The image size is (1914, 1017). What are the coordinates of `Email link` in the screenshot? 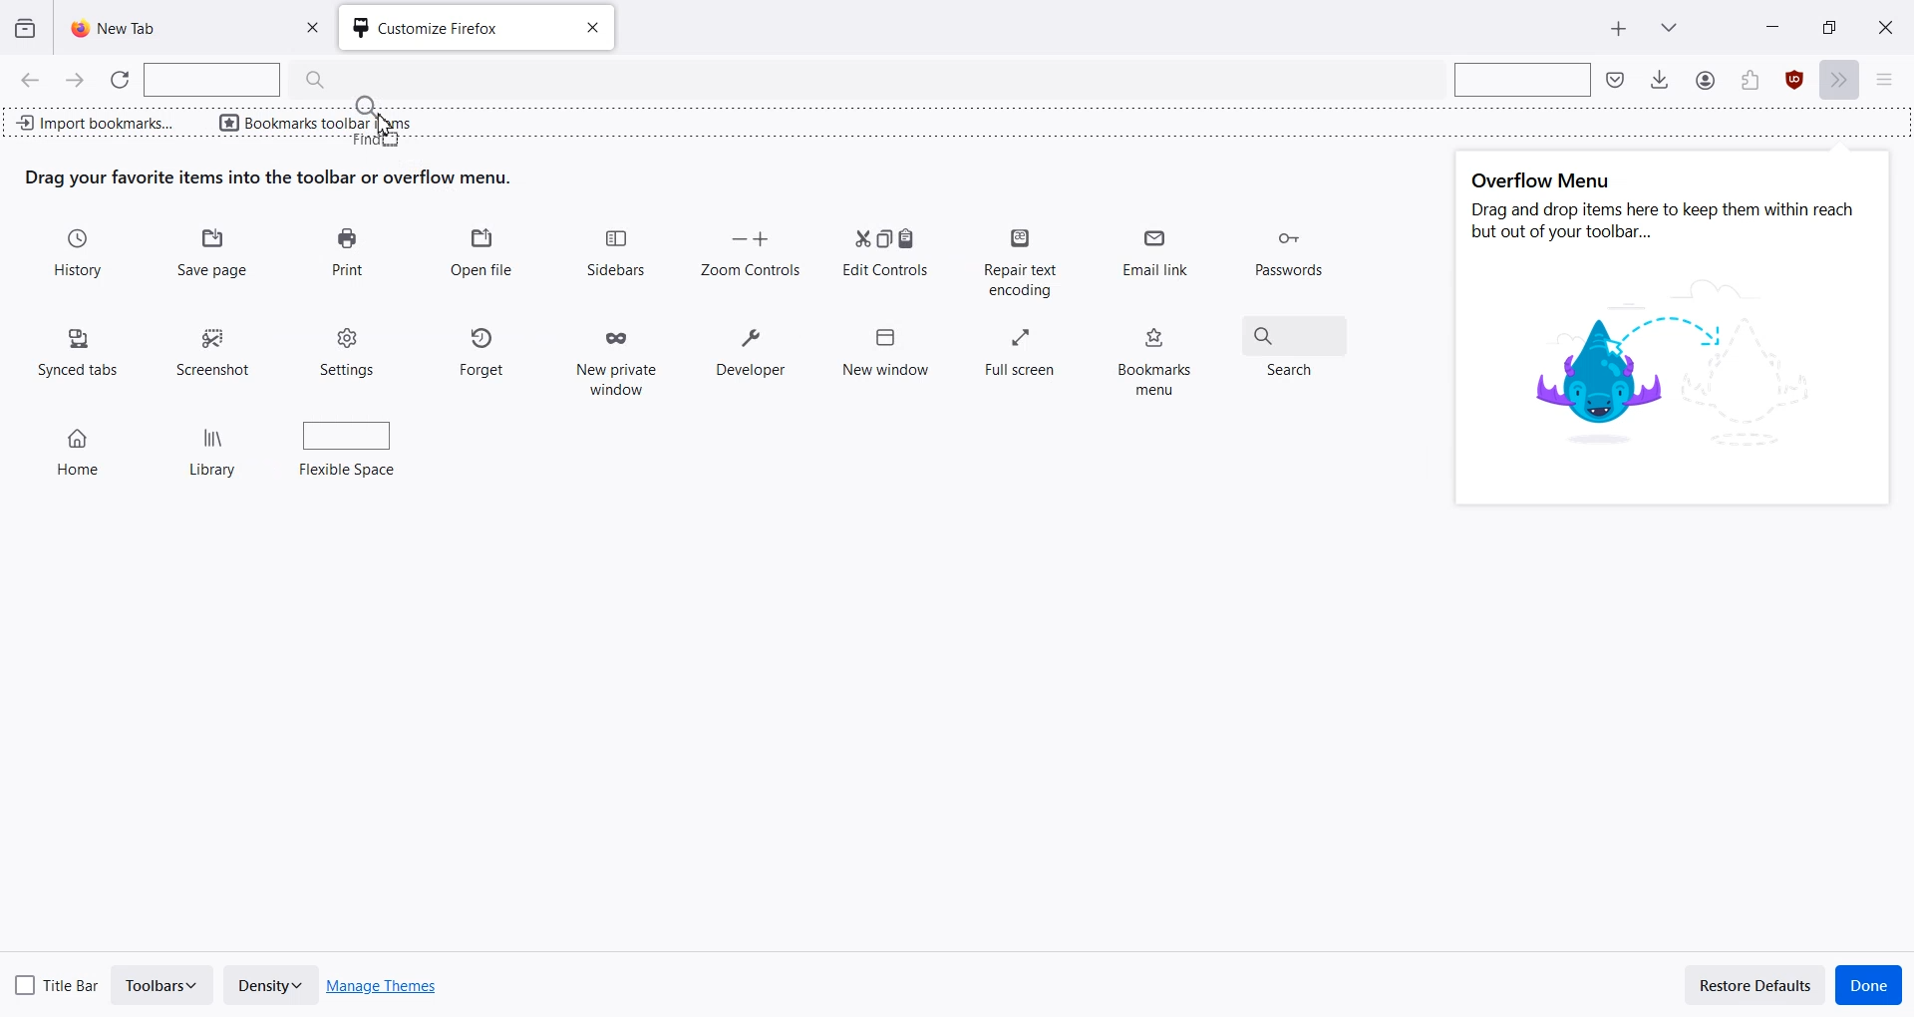 It's located at (1158, 260).